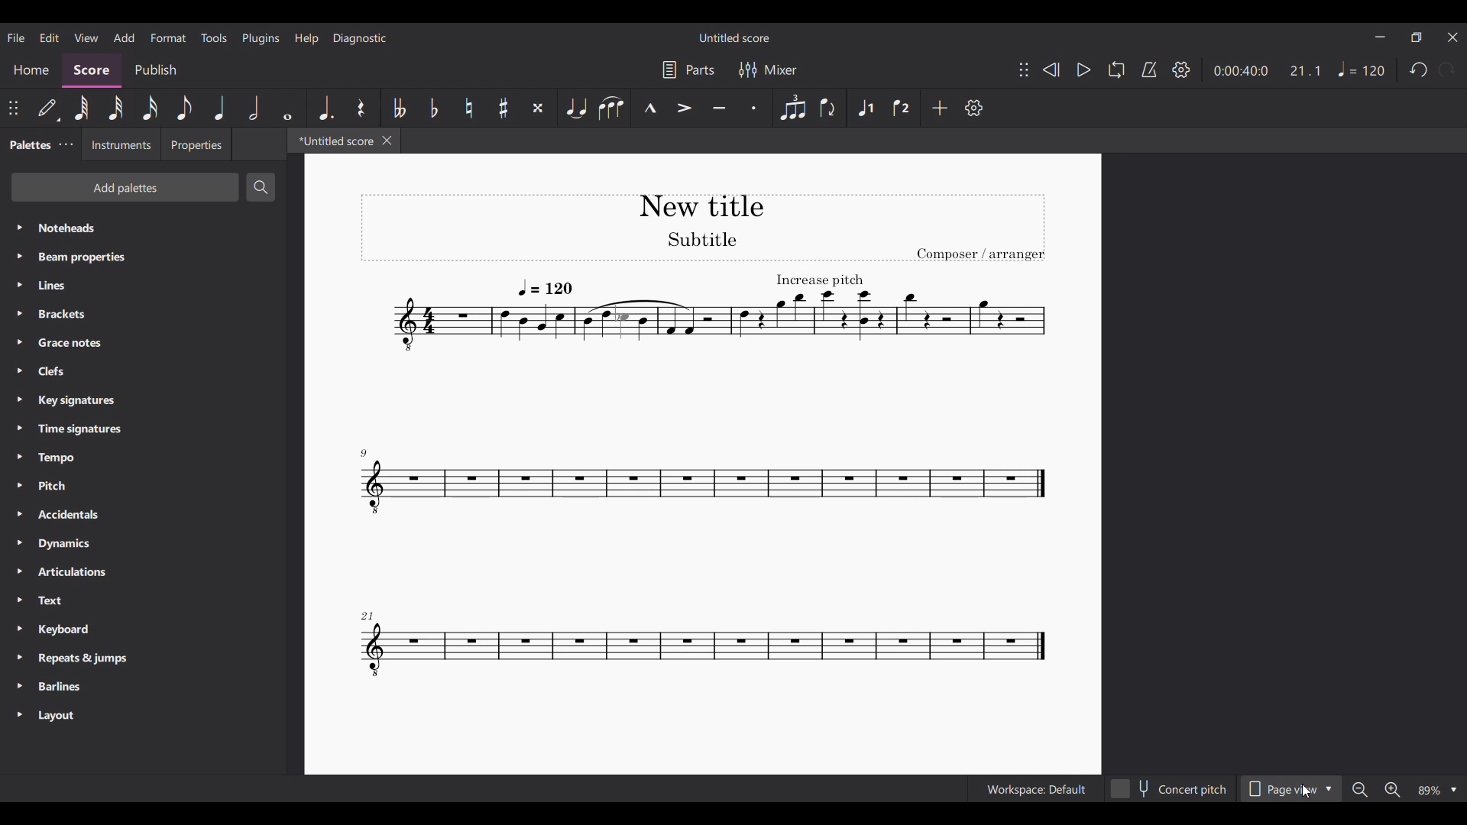  What do you see at coordinates (214, 37) in the screenshot?
I see `Tools menu` at bounding box center [214, 37].